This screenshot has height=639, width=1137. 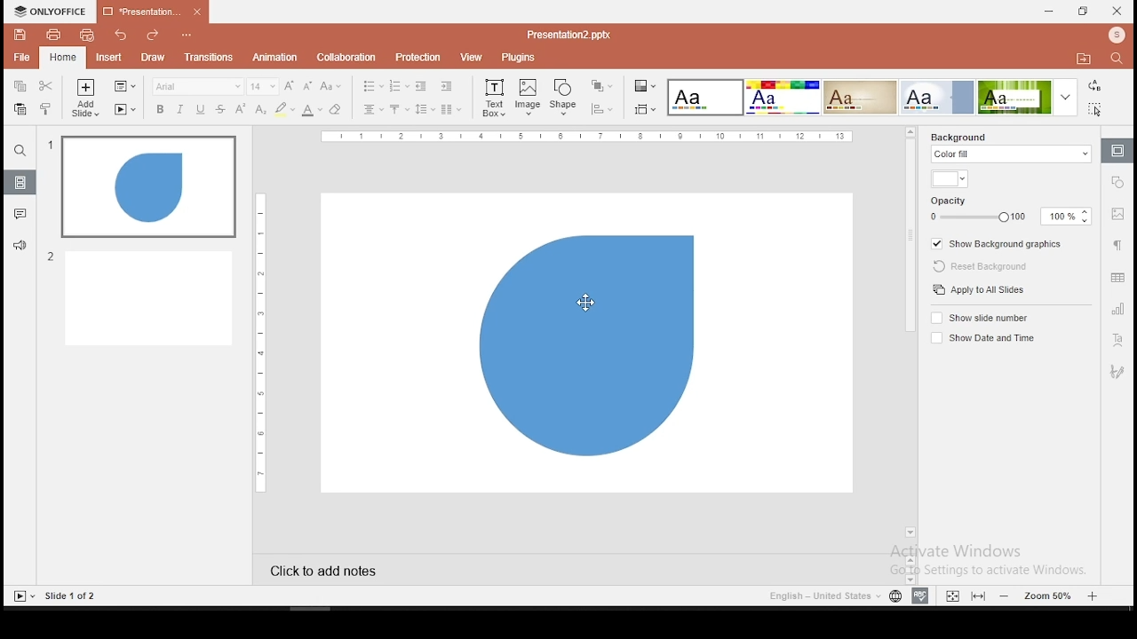 What do you see at coordinates (221, 108) in the screenshot?
I see `strikethrough` at bounding box center [221, 108].